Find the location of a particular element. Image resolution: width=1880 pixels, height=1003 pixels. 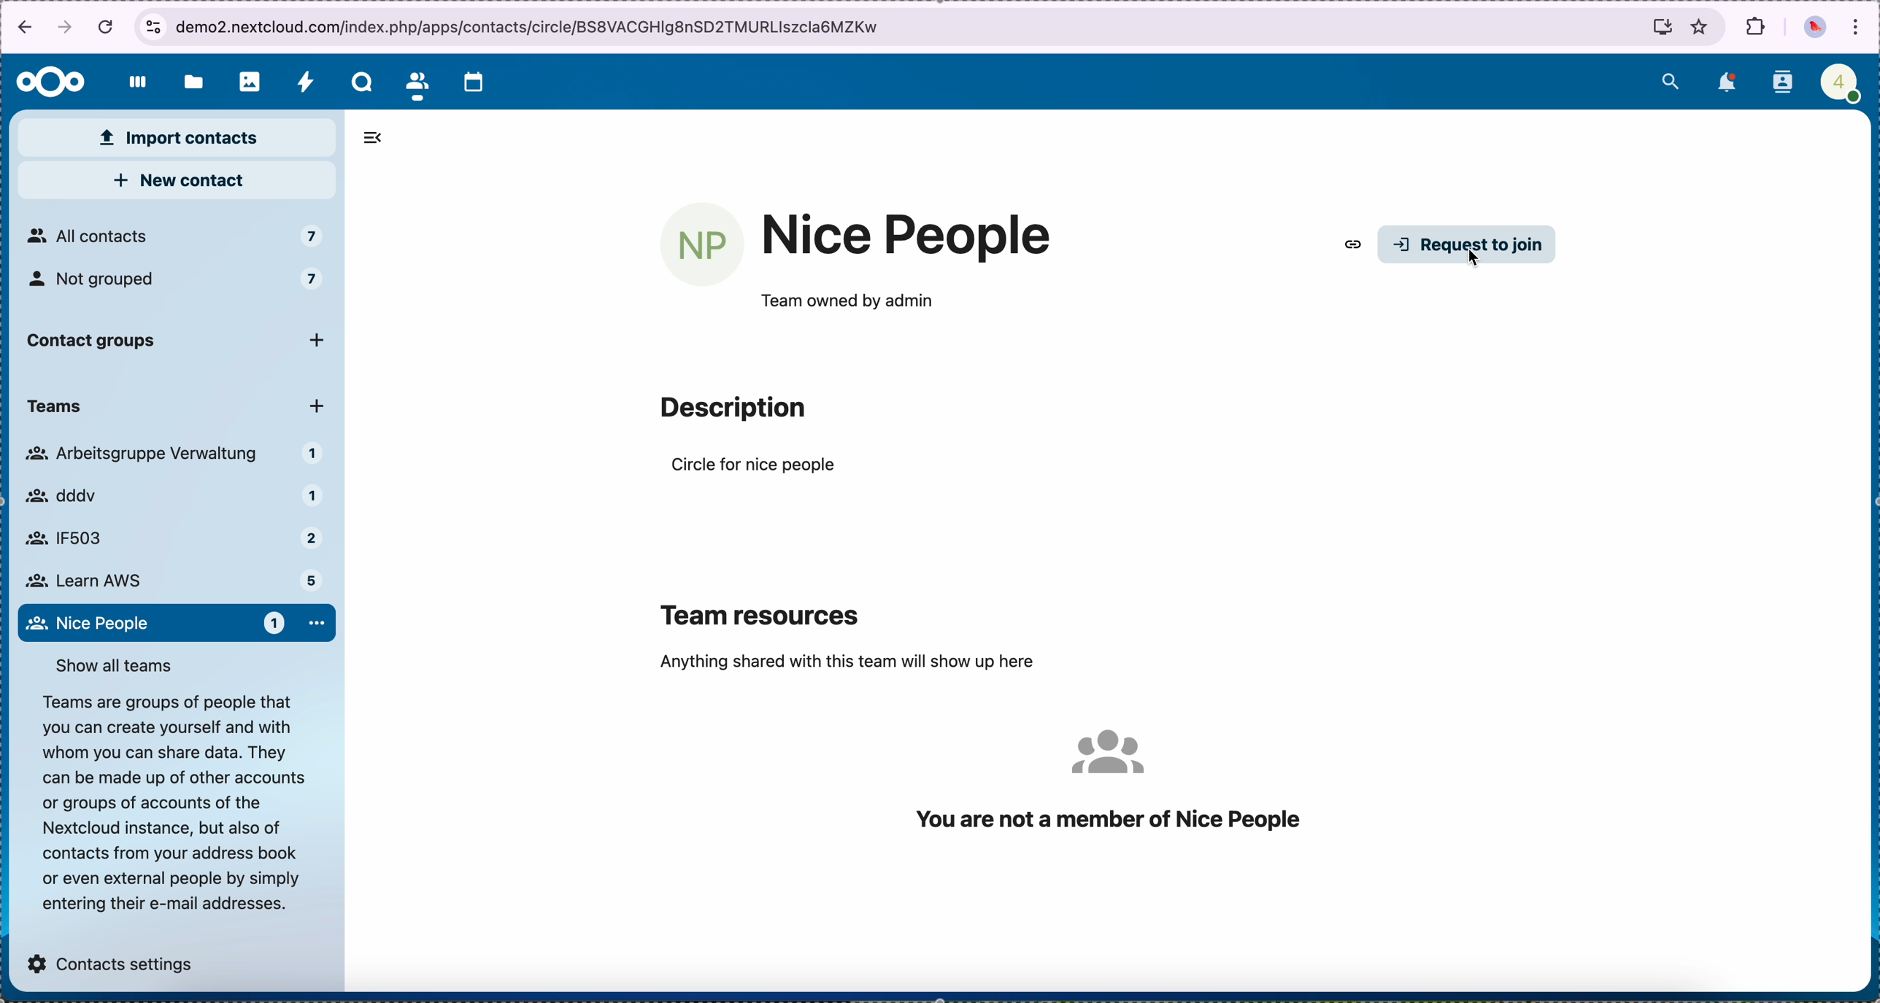

import contacts is located at coordinates (177, 138).